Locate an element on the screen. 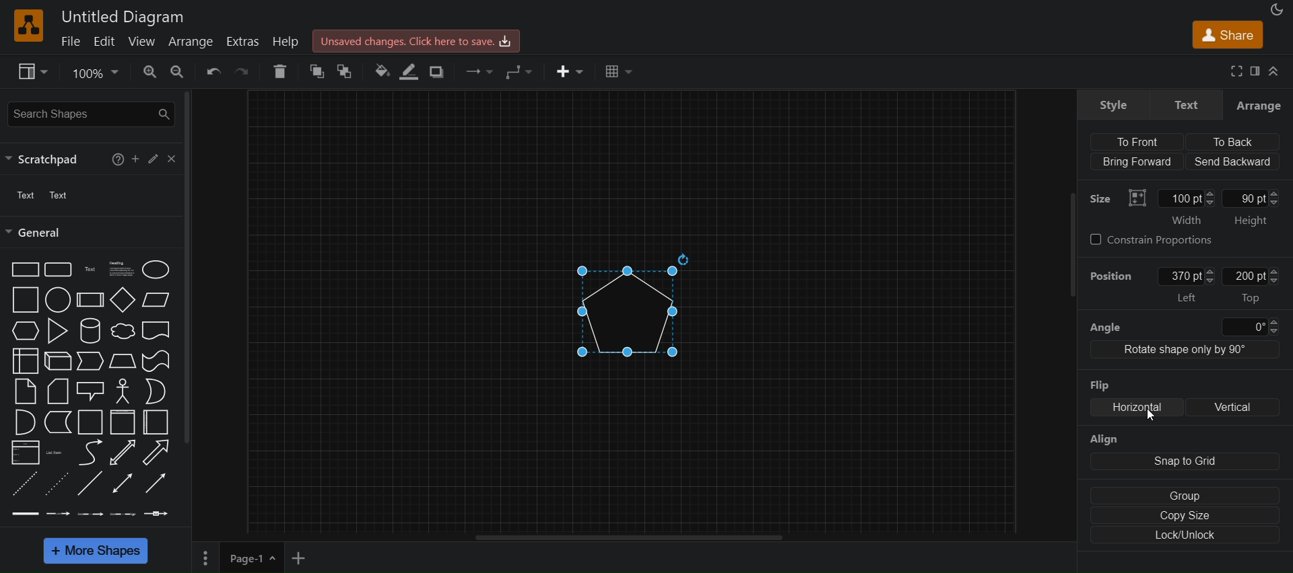 This screenshot has height=573, width=1293. file is located at coordinates (73, 40).